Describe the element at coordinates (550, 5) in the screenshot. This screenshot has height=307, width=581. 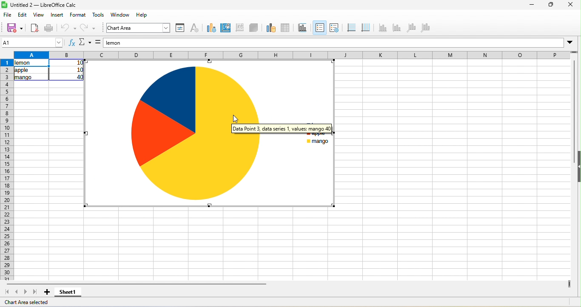
I see `maximize` at that location.